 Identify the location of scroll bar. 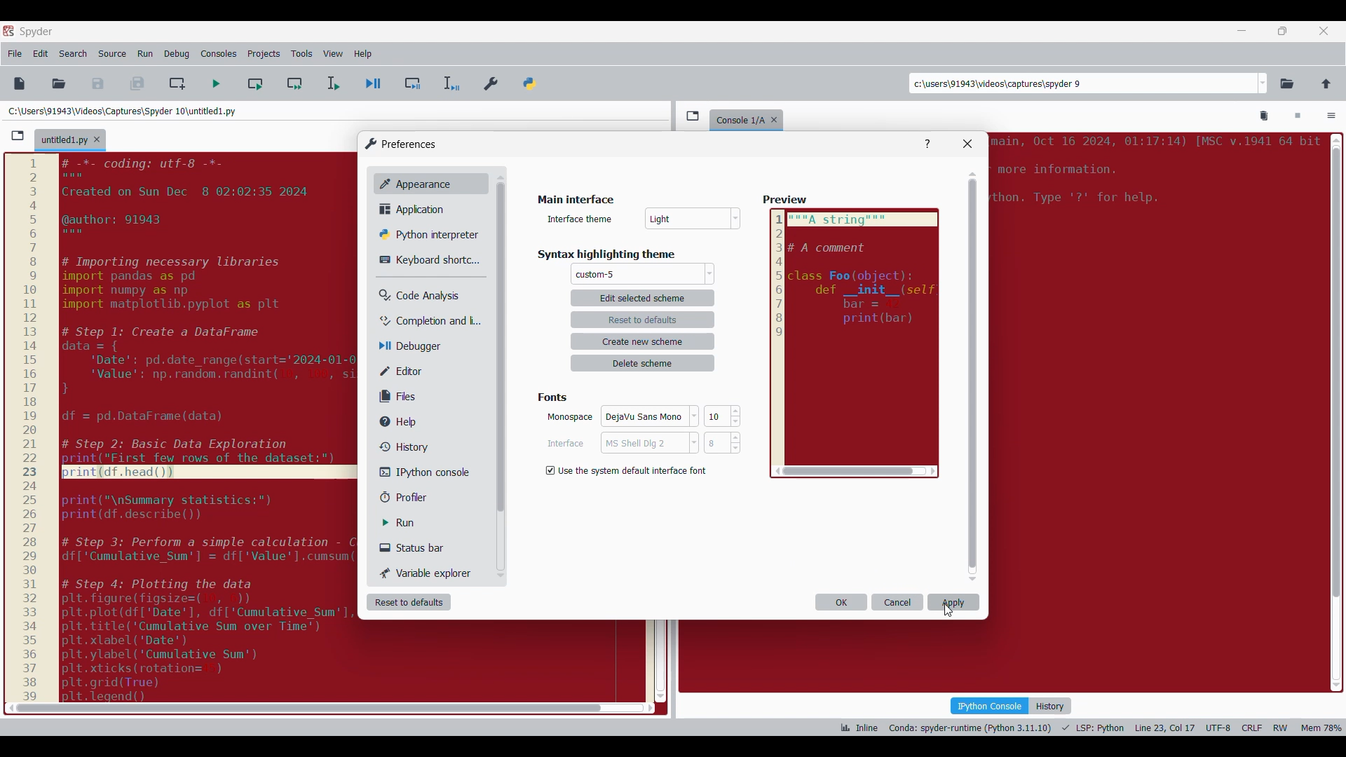
(1334, 409).